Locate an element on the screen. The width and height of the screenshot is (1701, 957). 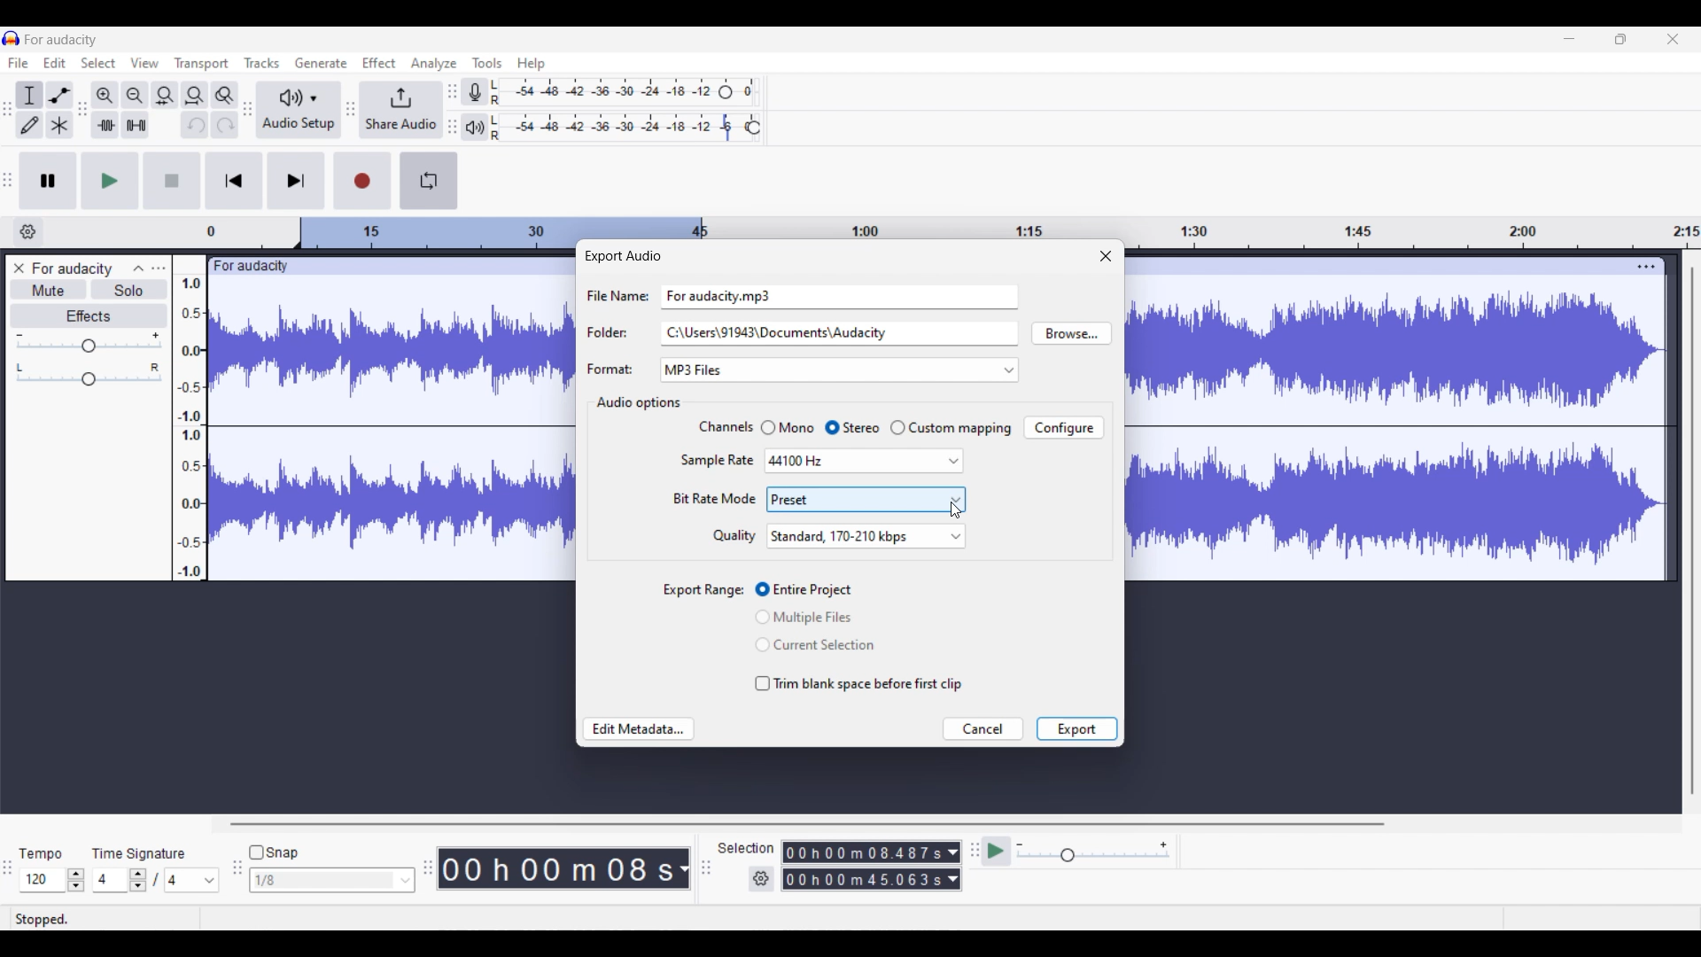
Project name - For audacity is located at coordinates (62, 40).